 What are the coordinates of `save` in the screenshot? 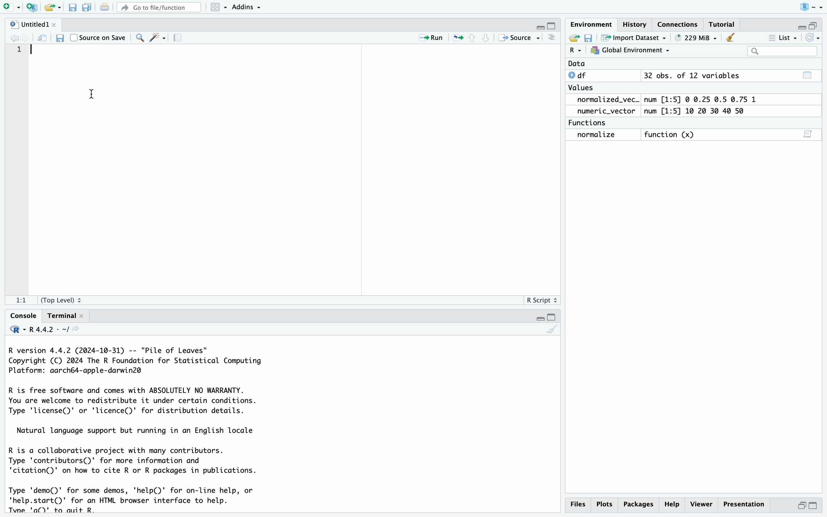 It's located at (73, 9).